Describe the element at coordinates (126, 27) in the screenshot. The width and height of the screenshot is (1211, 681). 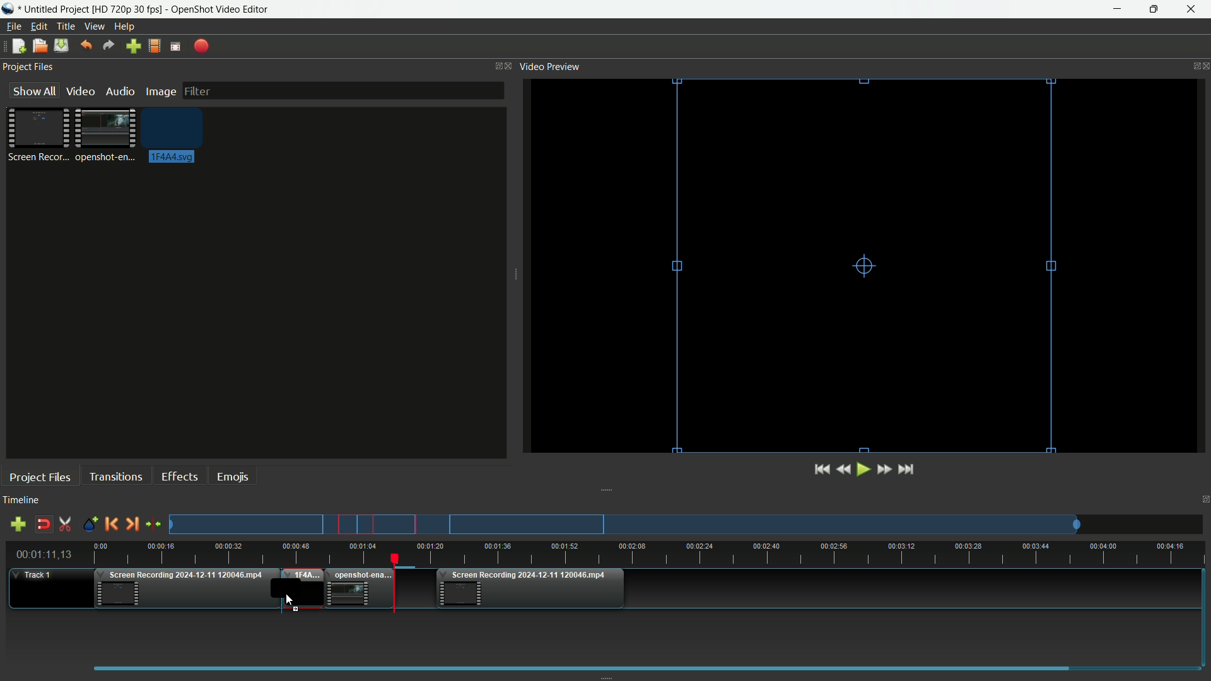
I see `help menu` at that location.